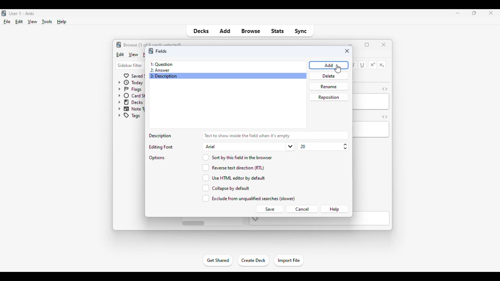 This screenshot has height=281, width=500. What do you see at coordinates (323, 146) in the screenshot?
I see `20` at bounding box center [323, 146].